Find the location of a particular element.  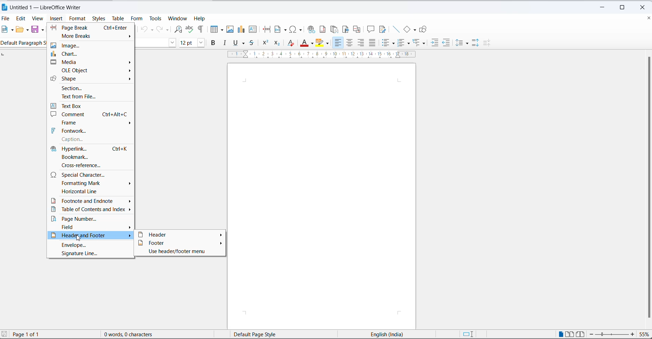

image is located at coordinates (92, 45).